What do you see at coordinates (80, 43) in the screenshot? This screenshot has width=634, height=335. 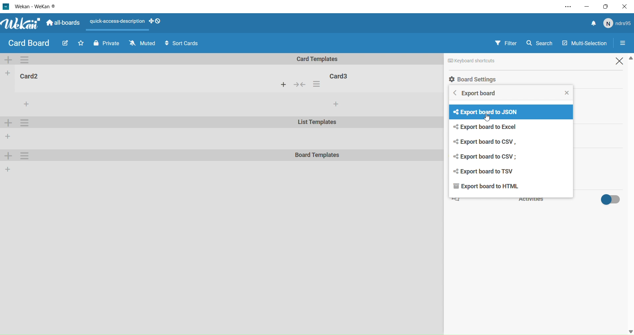 I see `` at bounding box center [80, 43].